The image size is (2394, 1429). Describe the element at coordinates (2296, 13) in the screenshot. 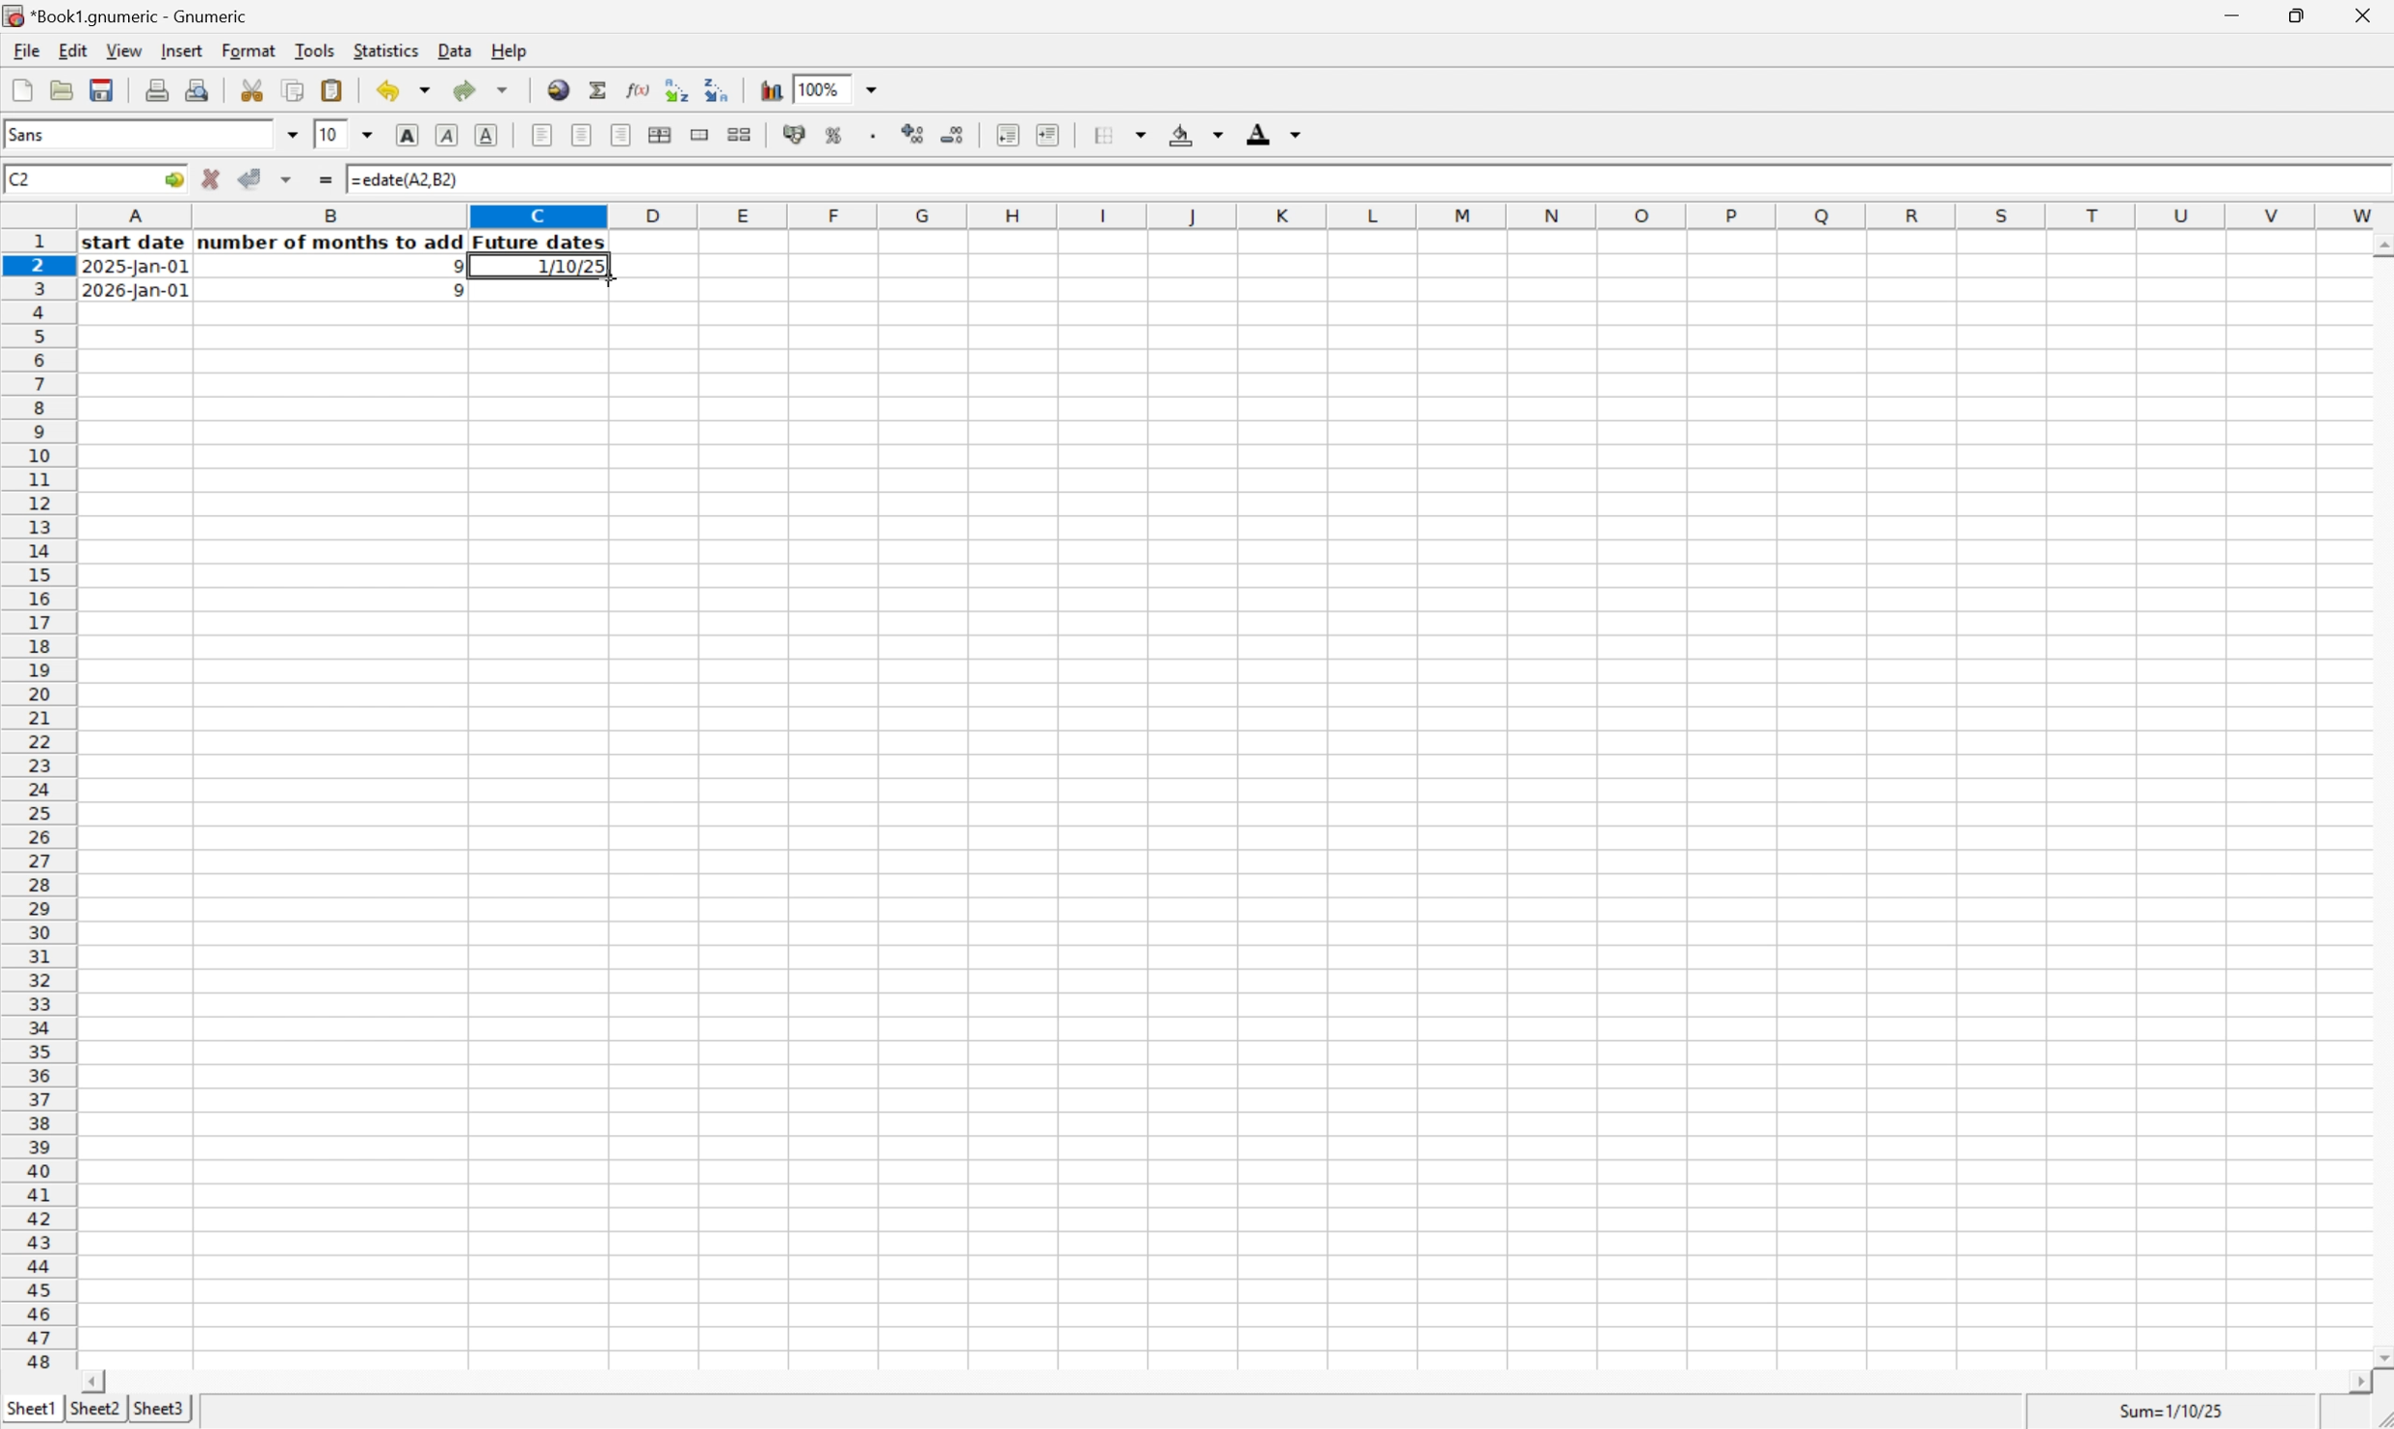

I see `Restore Down` at that location.